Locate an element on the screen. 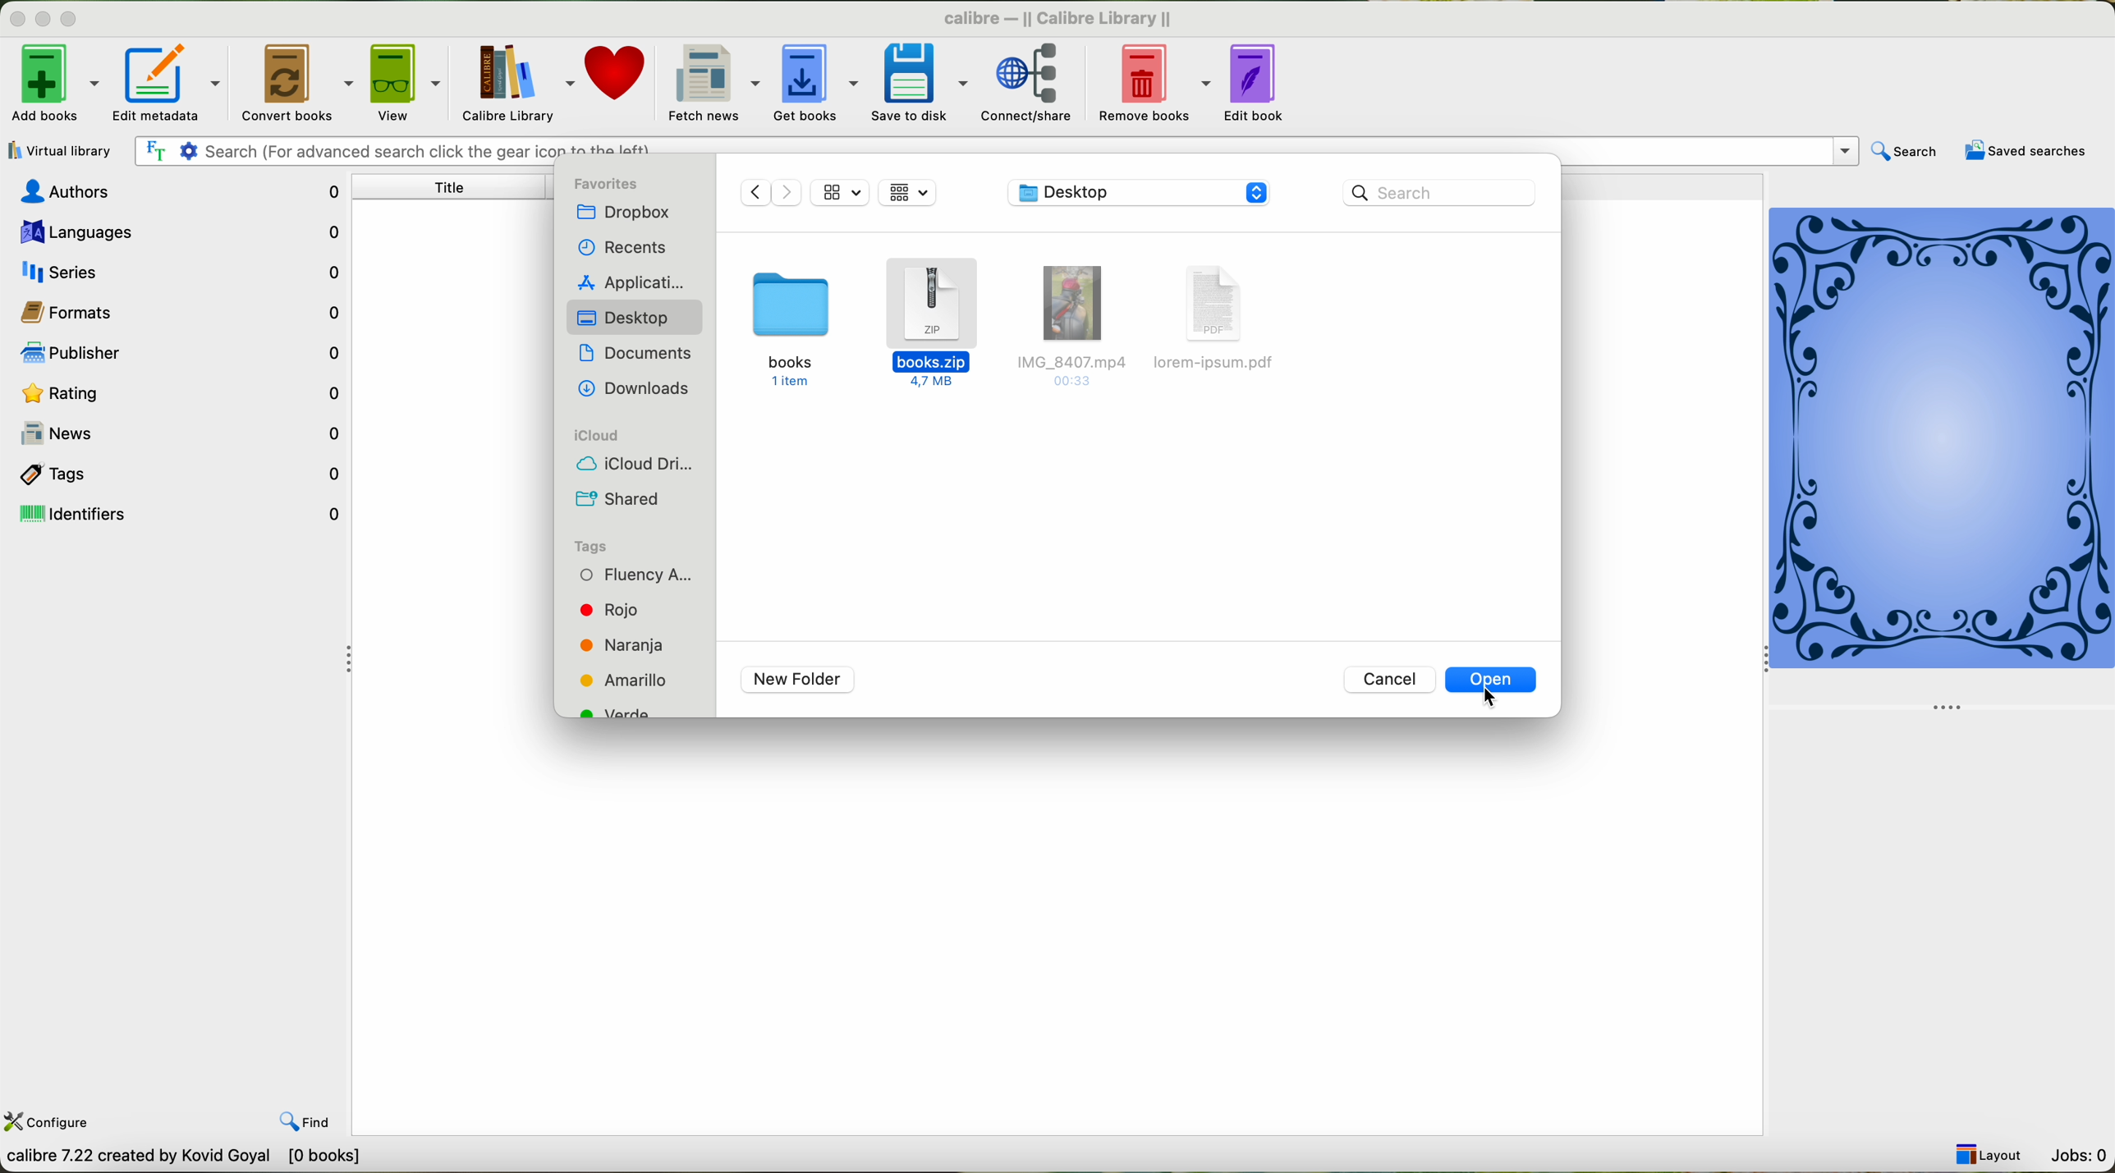 The image size is (2115, 1173). add books is located at coordinates (53, 83).